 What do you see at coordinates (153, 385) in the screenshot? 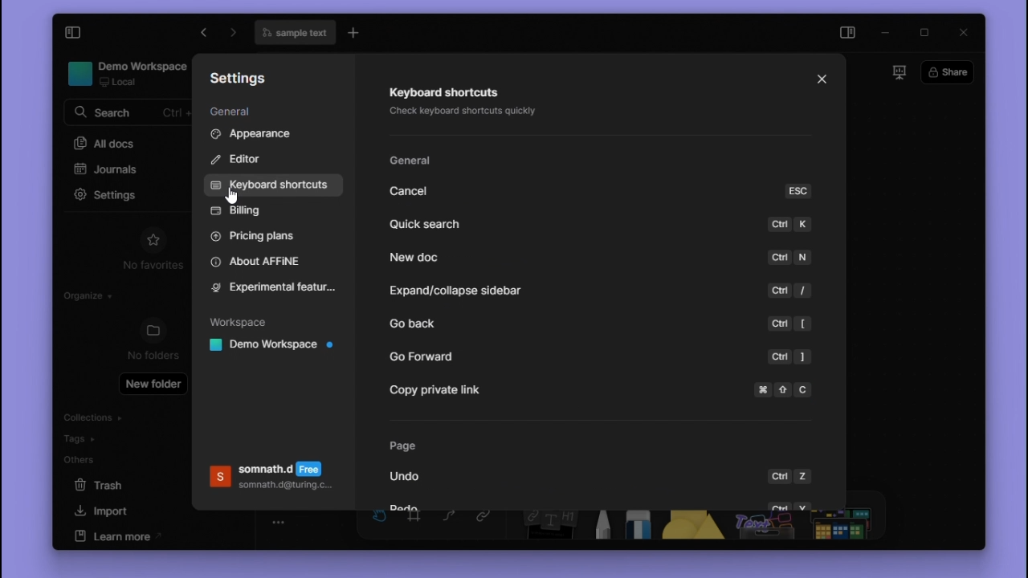
I see `new folder` at bounding box center [153, 385].